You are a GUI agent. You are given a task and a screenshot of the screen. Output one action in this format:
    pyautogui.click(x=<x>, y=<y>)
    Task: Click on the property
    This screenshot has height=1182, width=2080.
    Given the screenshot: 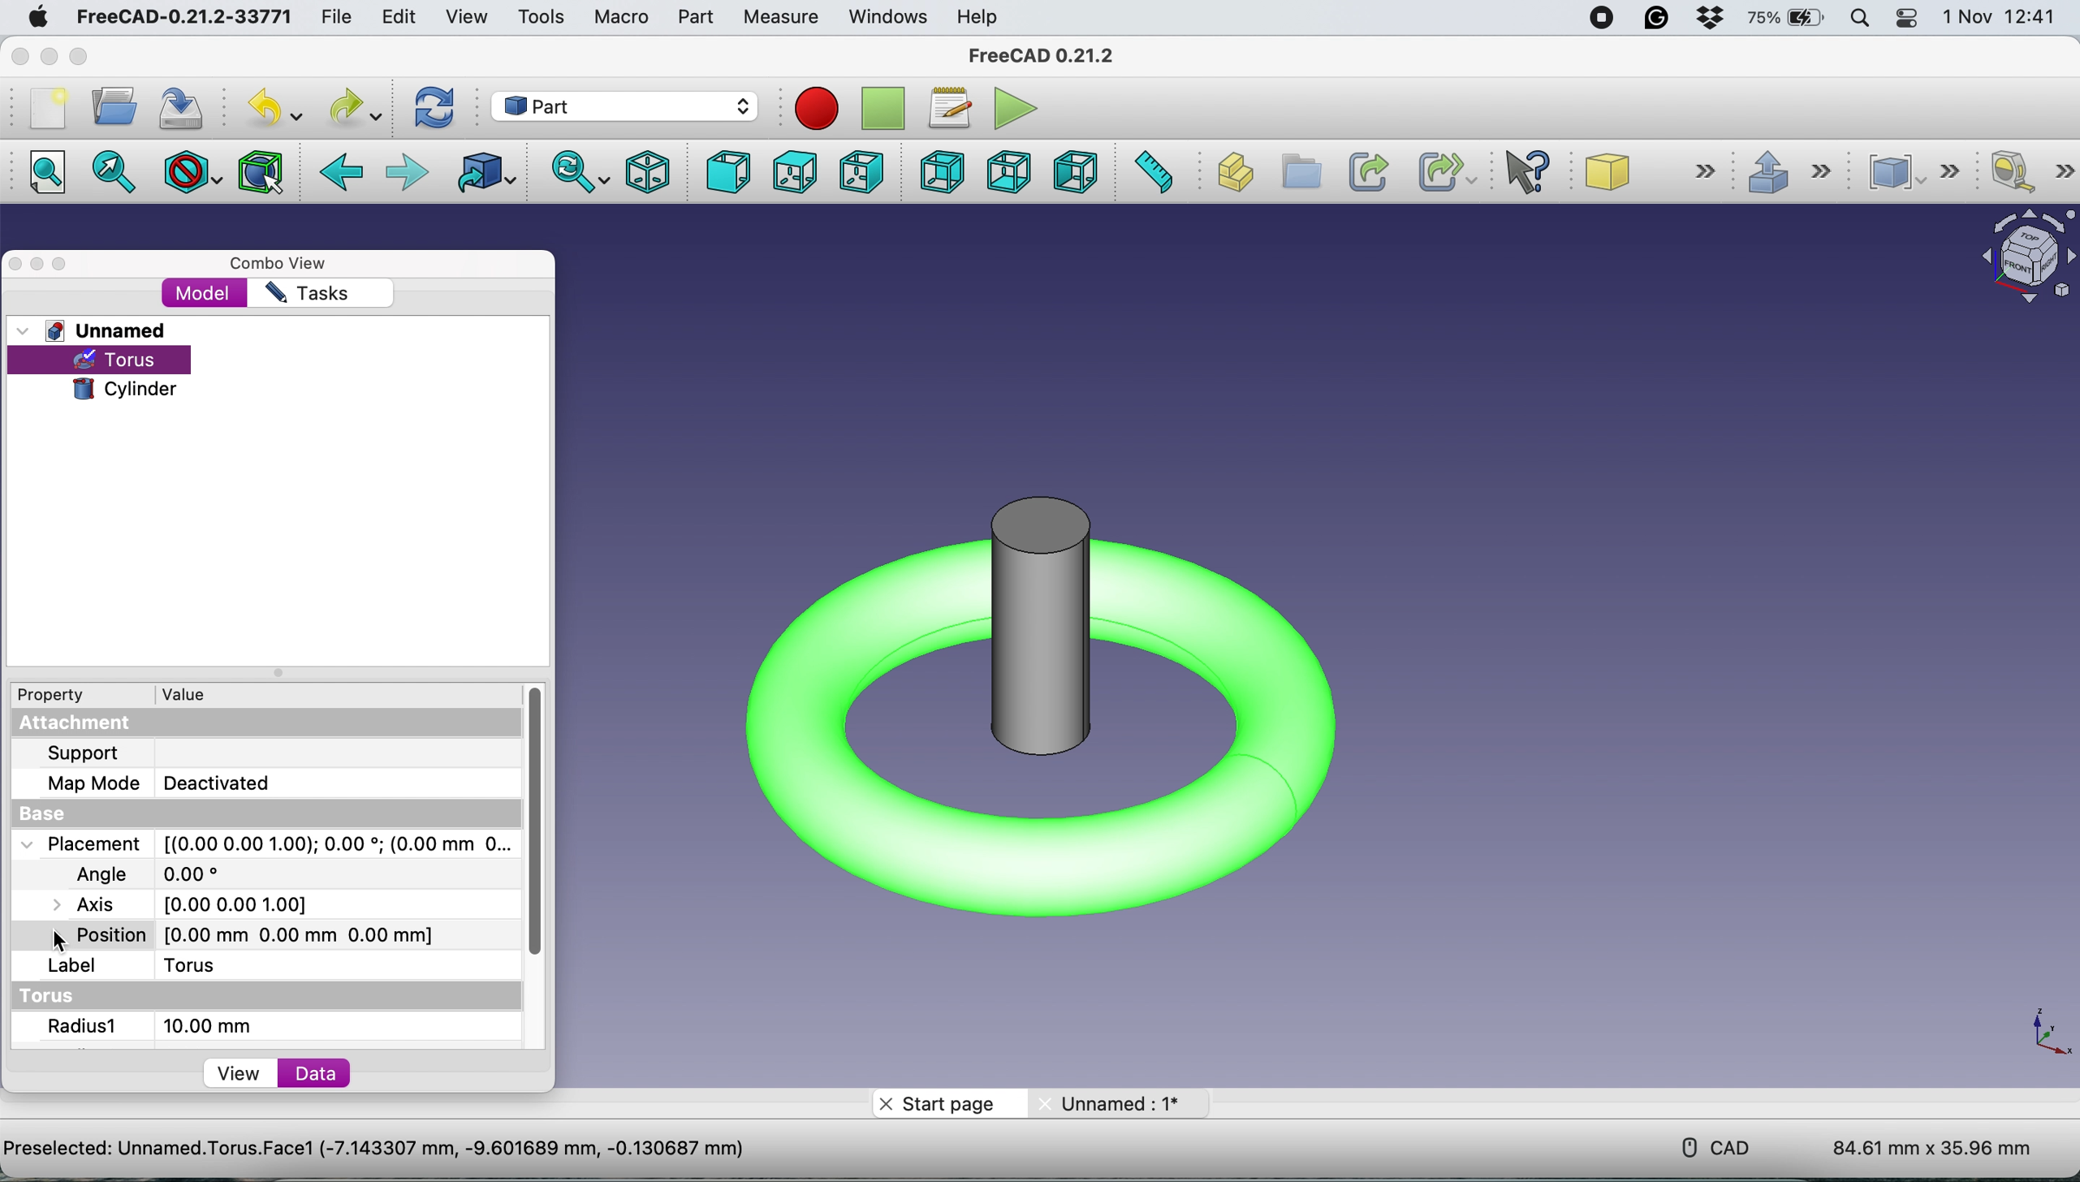 What is the action you would take?
    pyautogui.click(x=58, y=694)
    